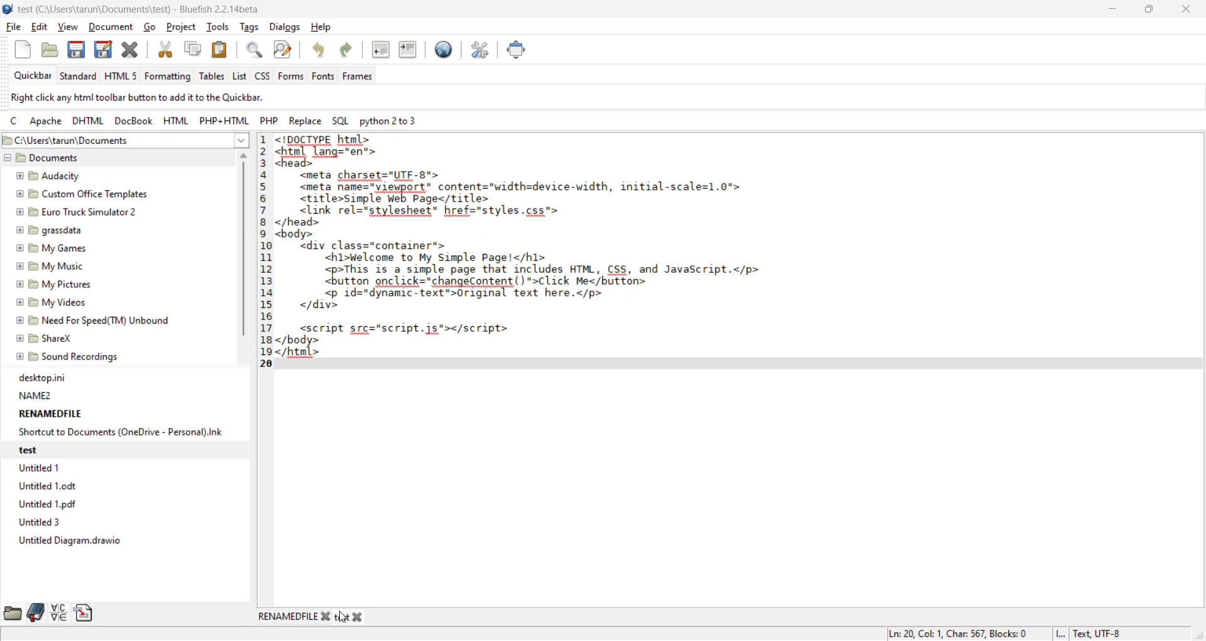 The width and height of the screenshot is (1206, 641). I want to click on replace, so click(306, 121).